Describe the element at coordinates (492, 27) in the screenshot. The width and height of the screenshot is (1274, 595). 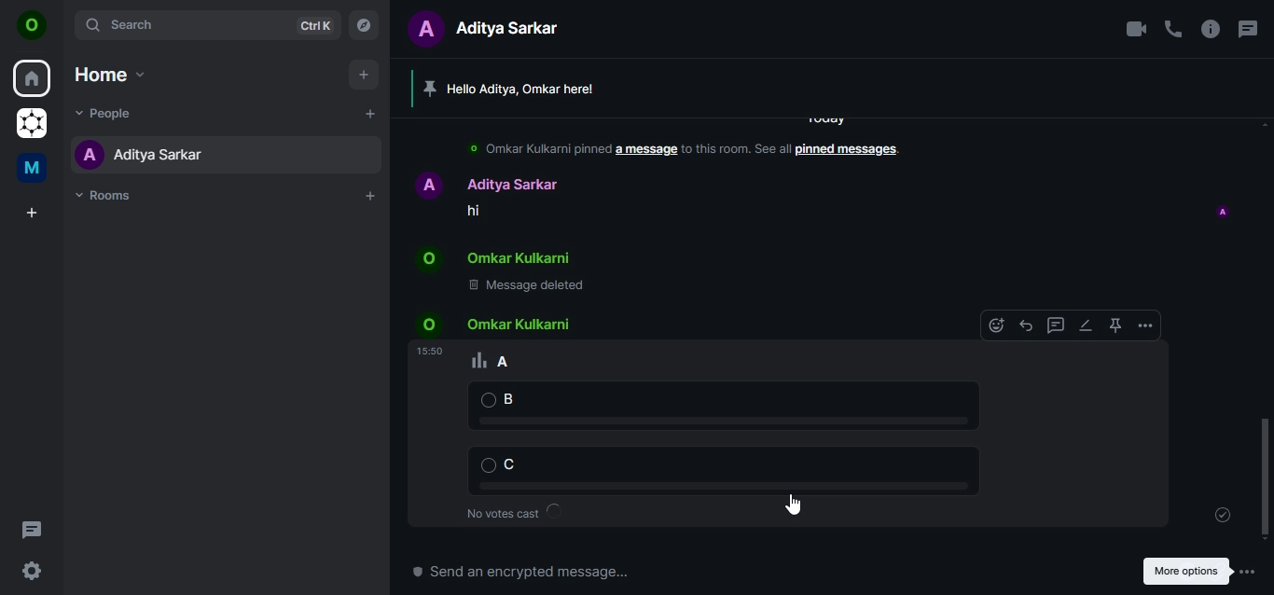
I see `aditya sarkar` at that location.